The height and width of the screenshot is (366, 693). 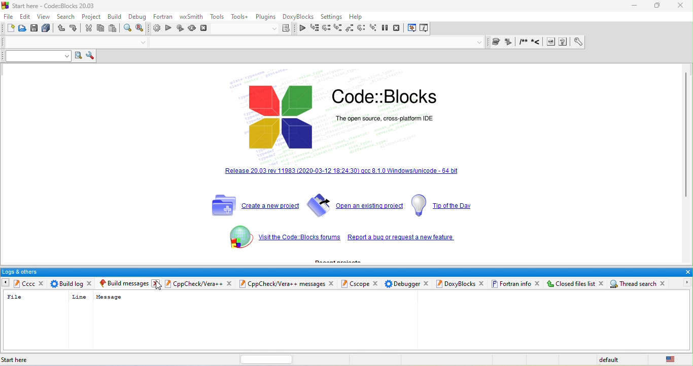 What do you see at coordinates (8, 16) in the screenshot?
I see `file` at bounding box center [8, 16].